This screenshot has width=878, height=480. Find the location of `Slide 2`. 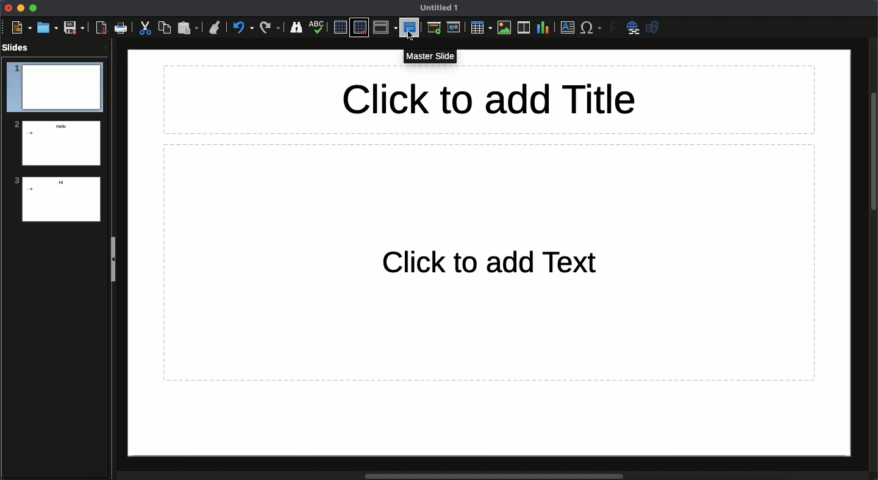

Slide 2 is located at coordinates (56, 143).